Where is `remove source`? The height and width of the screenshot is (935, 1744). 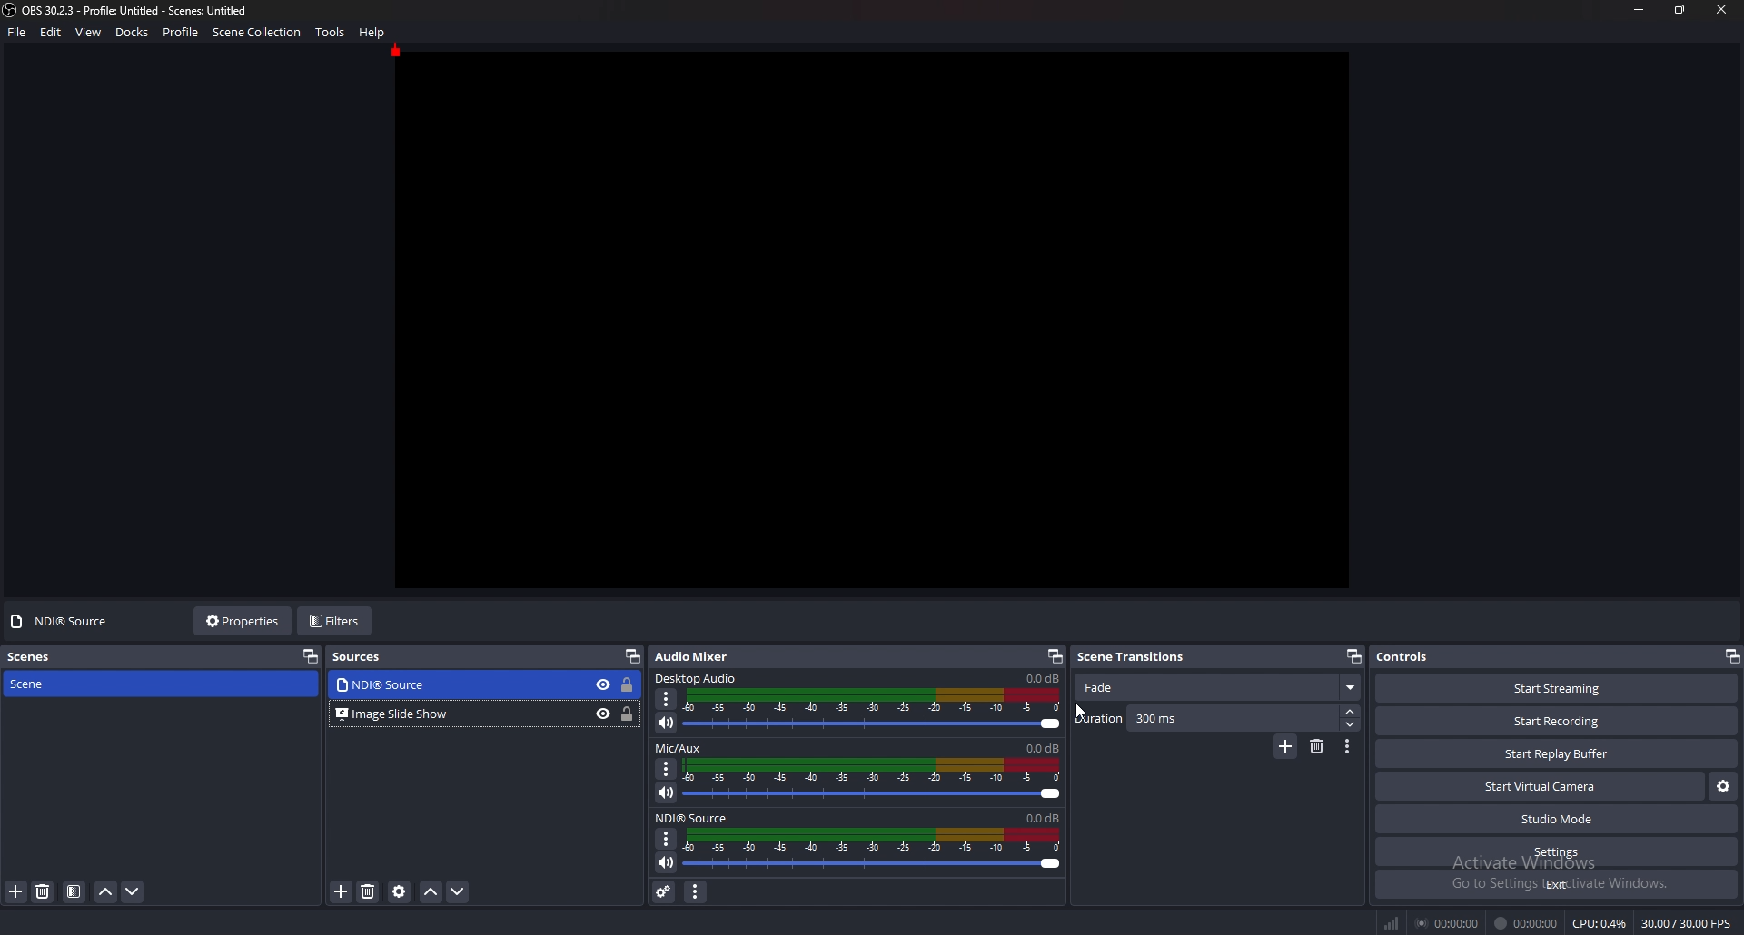 remove source is located at coordinates (44, 891).